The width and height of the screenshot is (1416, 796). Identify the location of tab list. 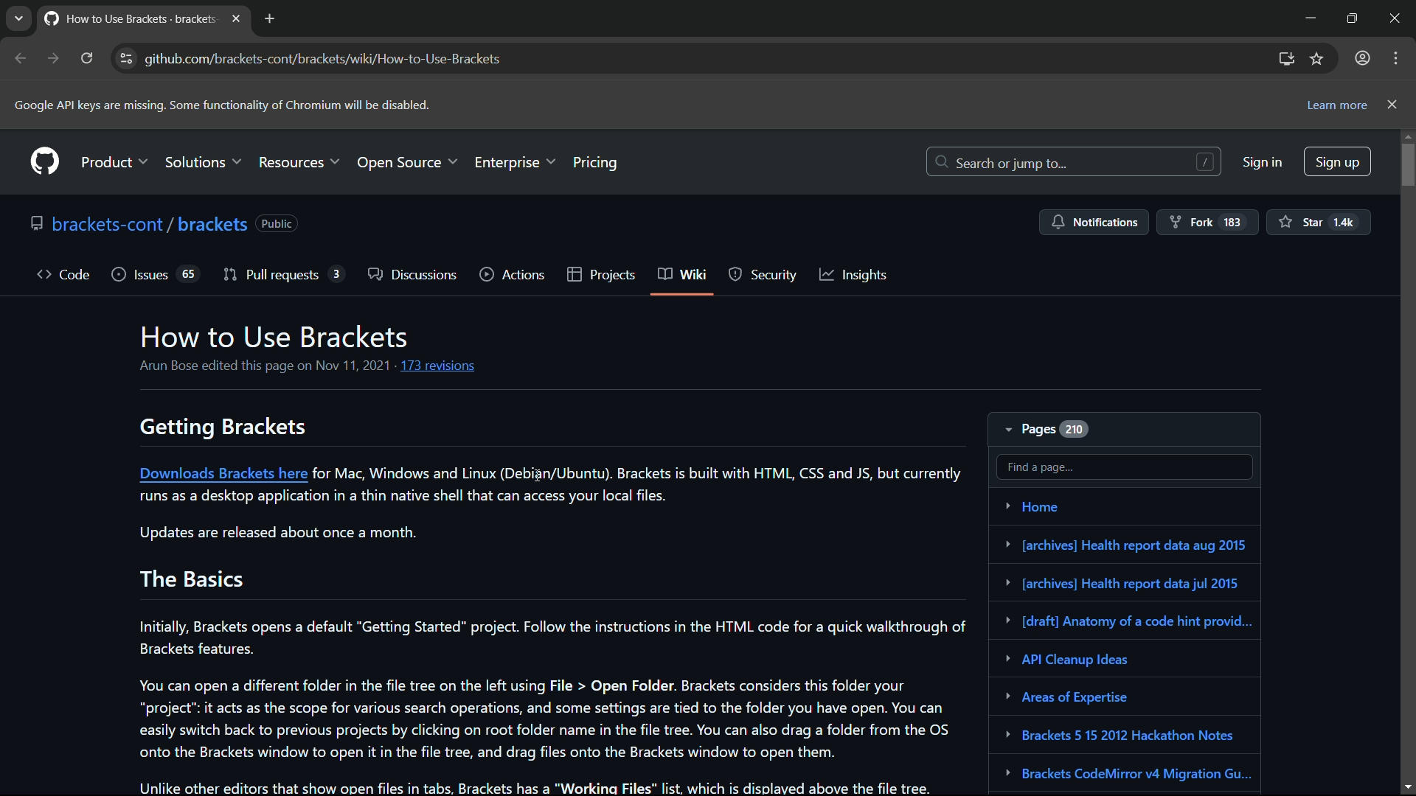
(18, 18).